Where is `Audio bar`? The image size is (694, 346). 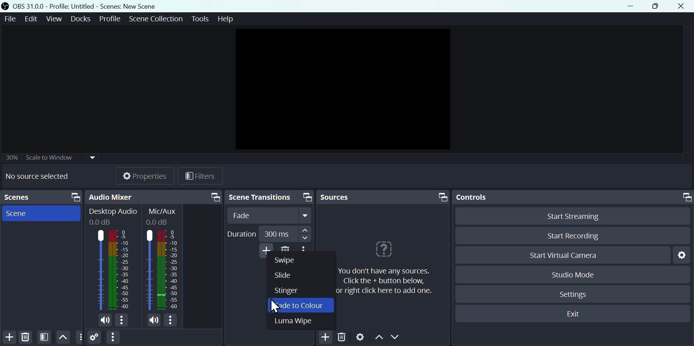
Audio bar is located at coordinates (162, 271).